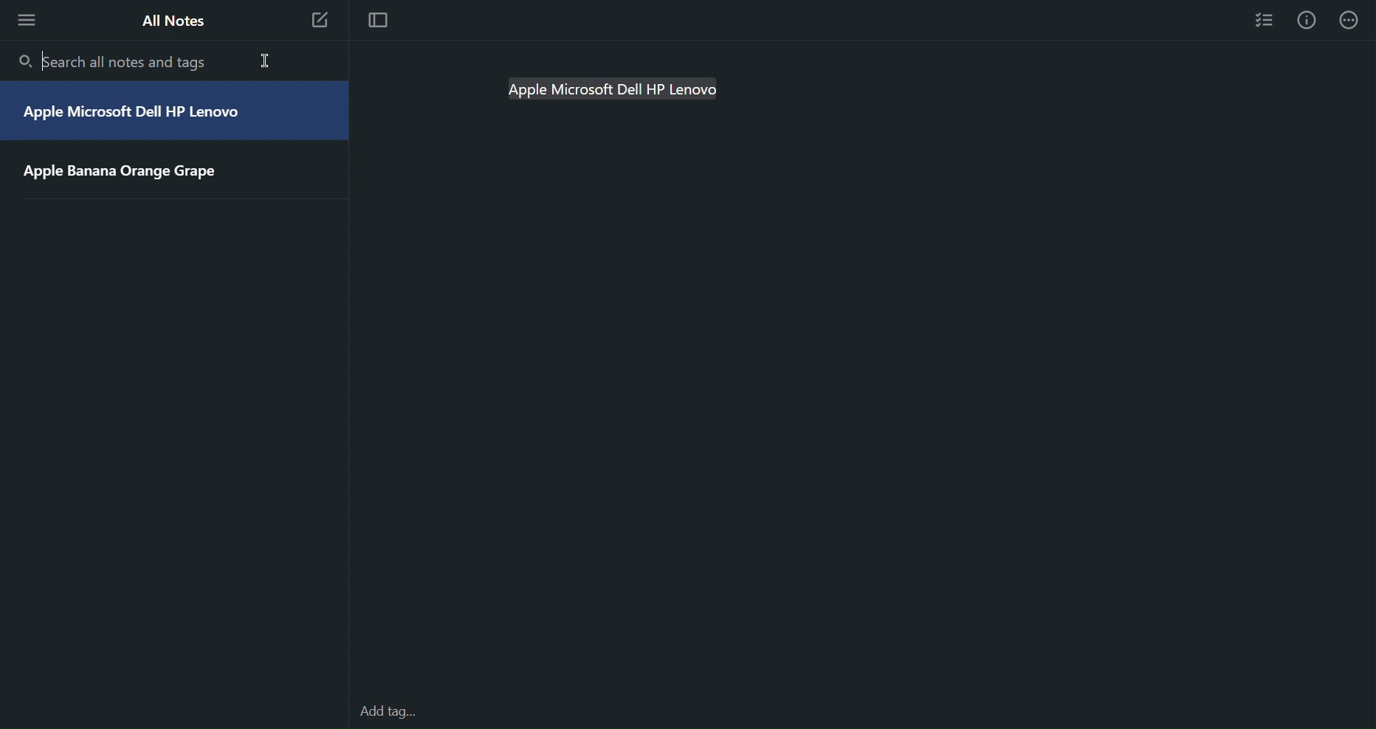 This screenshot has height=729, width=1376. Describe the element at coordinates (118, 59) in the screenshot. I see `Search all notes and tags` at that location.